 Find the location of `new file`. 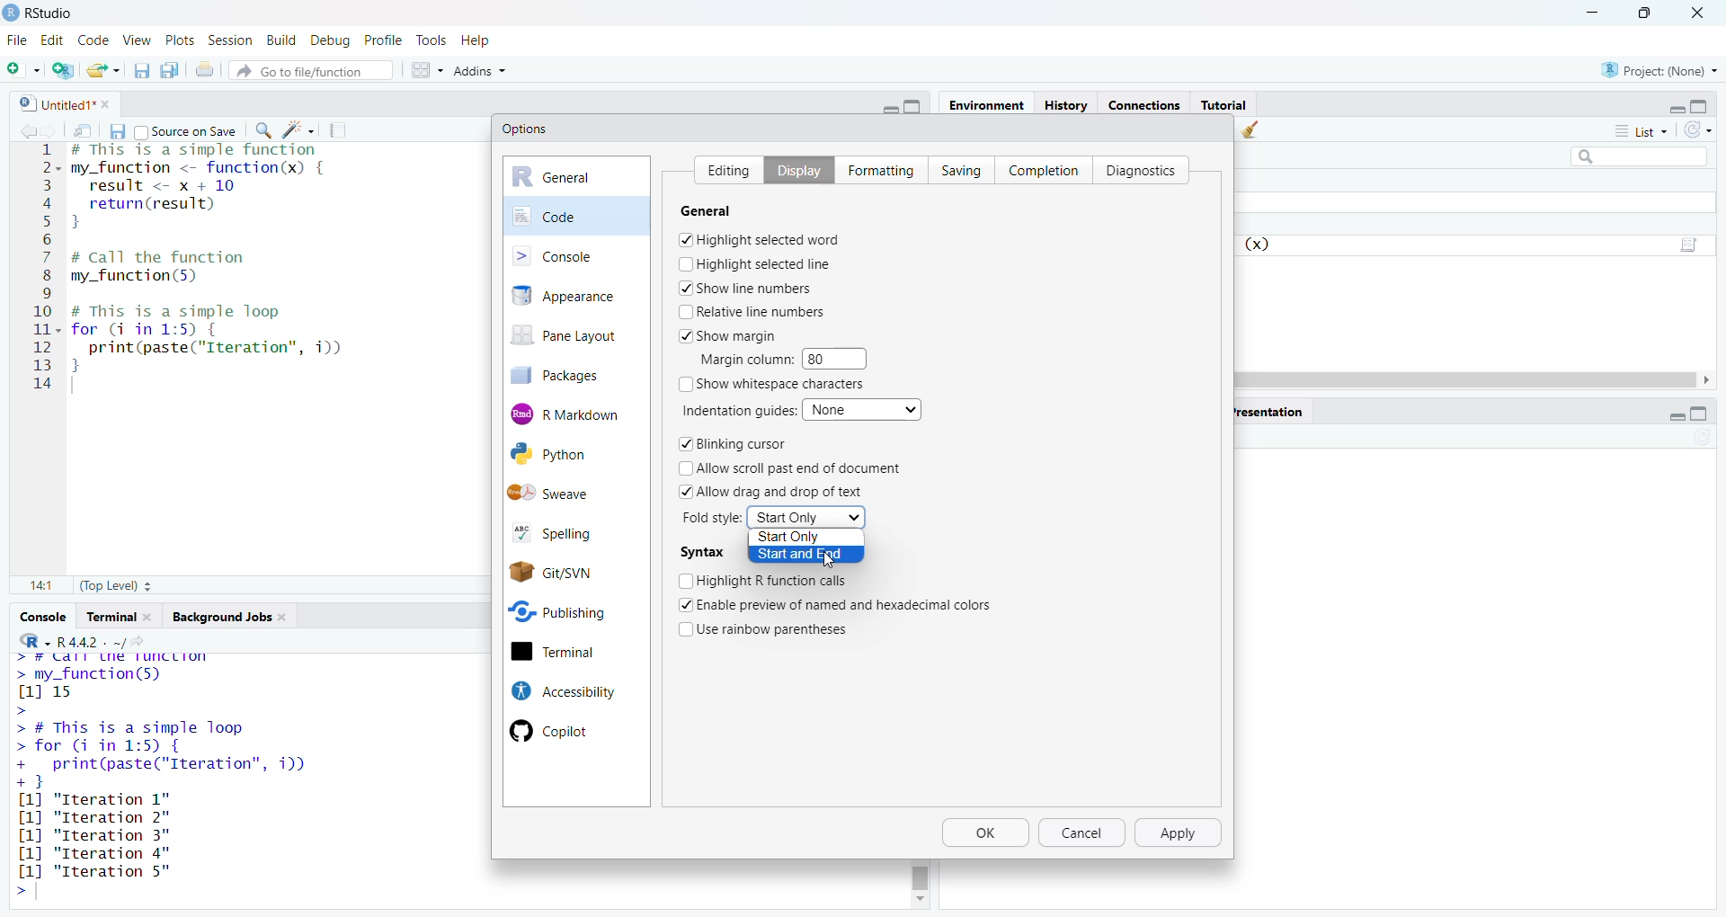

new file is located at coordinates (22, 67).